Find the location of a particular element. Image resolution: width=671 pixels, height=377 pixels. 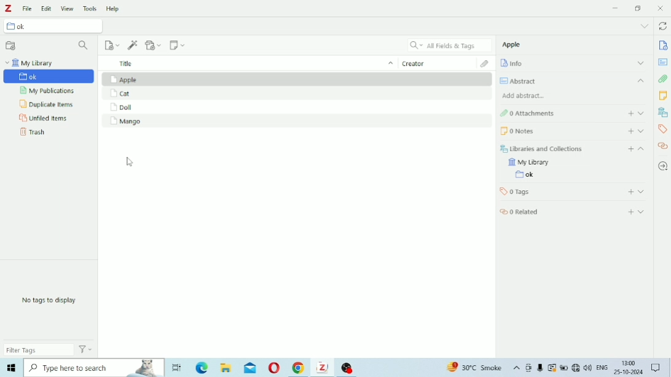

Related is located at coordinates (663, 145).